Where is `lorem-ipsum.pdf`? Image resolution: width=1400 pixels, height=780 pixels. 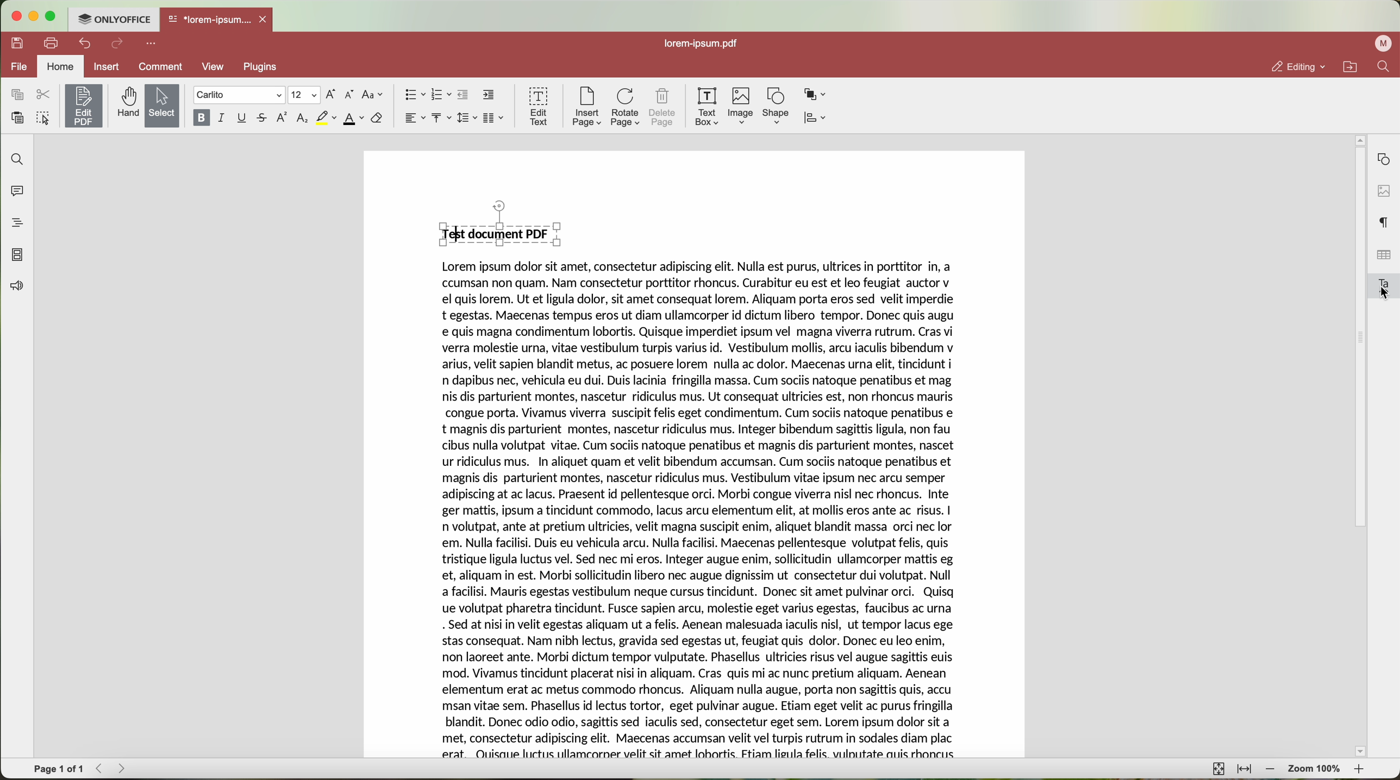 lorem-ipsum.pdf is located at coordinates (699, 45).